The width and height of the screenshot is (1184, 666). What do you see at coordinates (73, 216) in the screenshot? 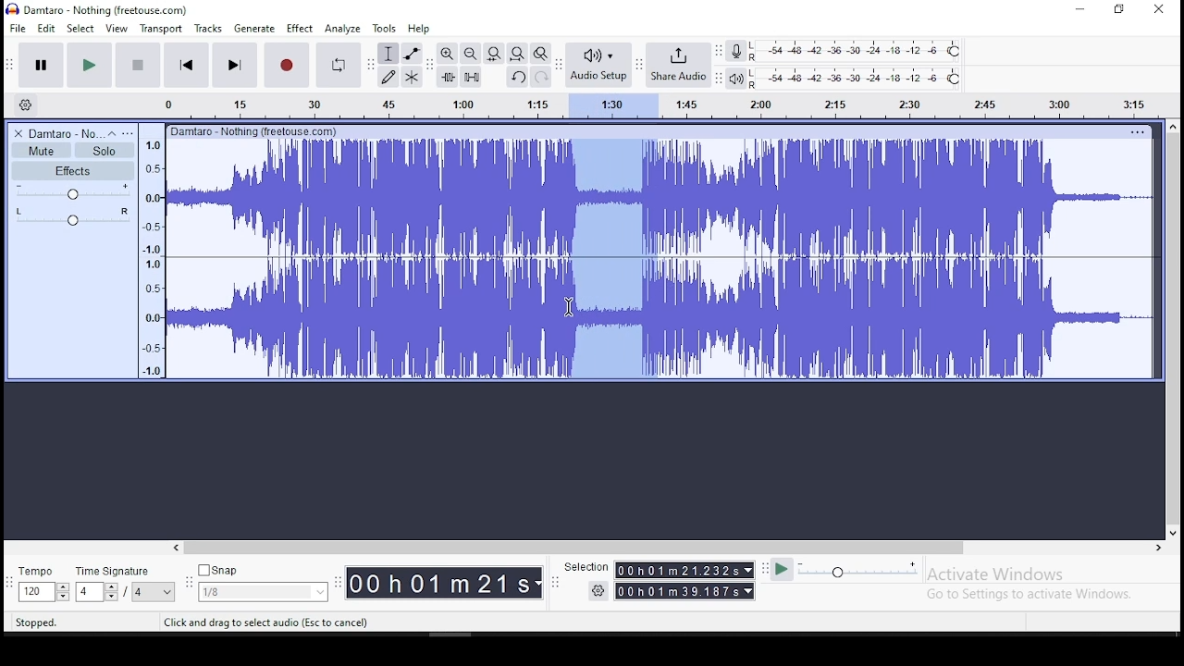
I see `pan` at bounding box center [73, 216].